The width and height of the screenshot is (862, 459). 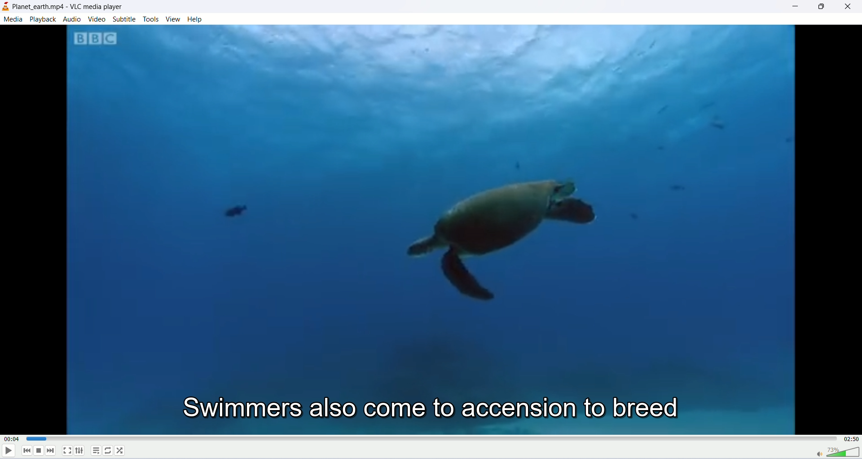 I want to click on media, so click(x=14, y=18).